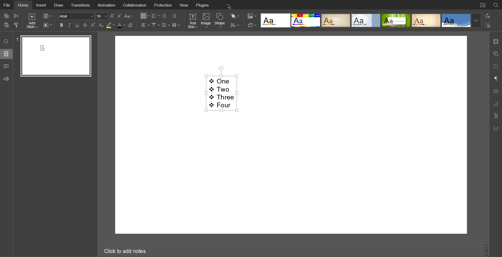  I want to click on Templates, so click(370, 20).